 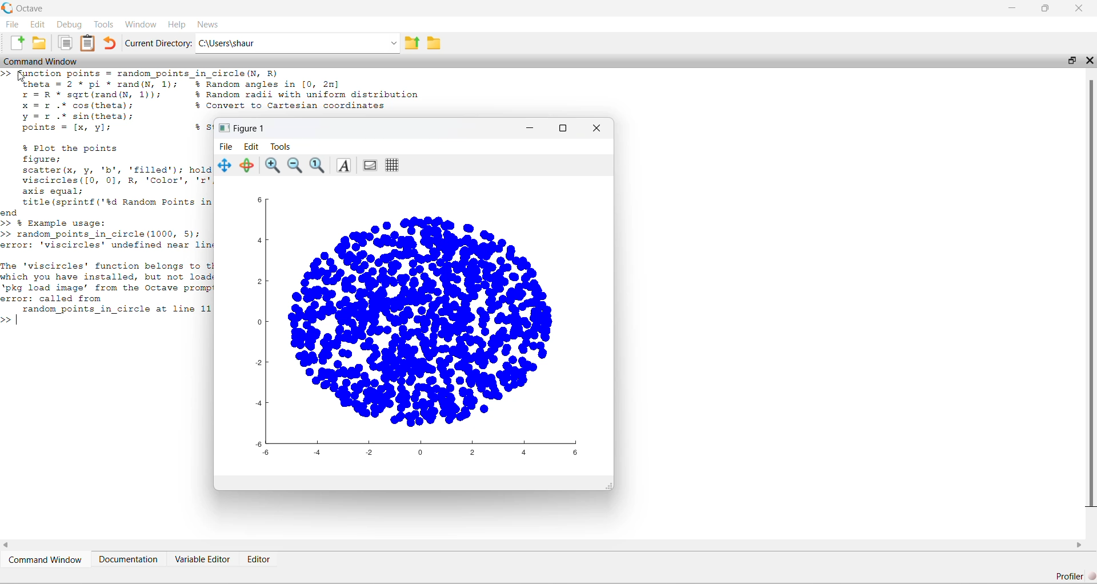 I want to click on Window, so click(x=140, y=25).